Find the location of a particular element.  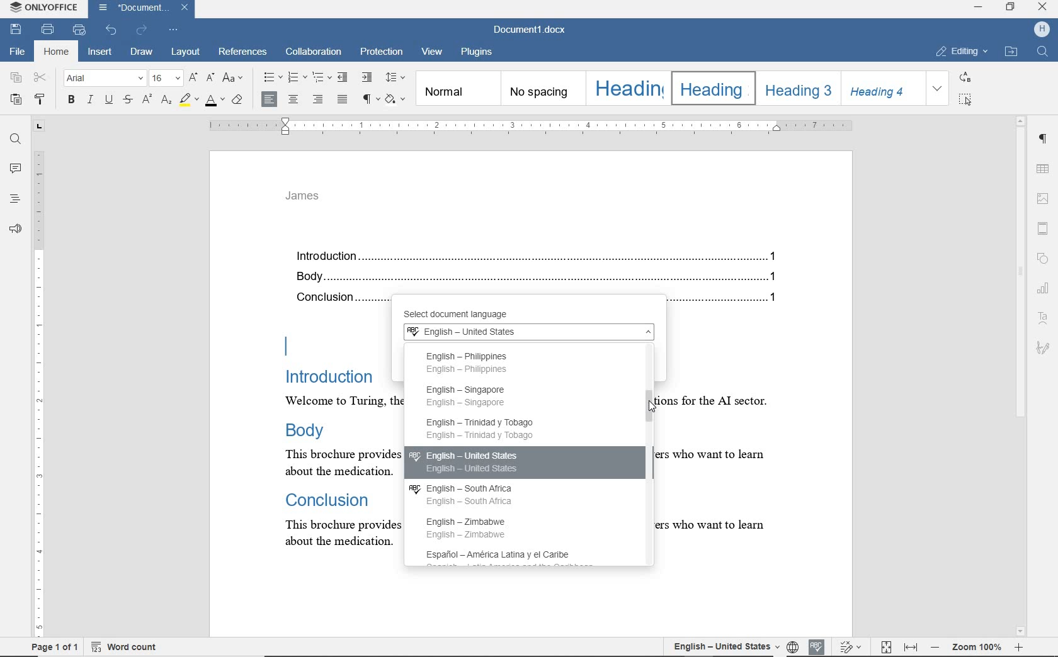

EDITING is located at coordinates (962, 52).